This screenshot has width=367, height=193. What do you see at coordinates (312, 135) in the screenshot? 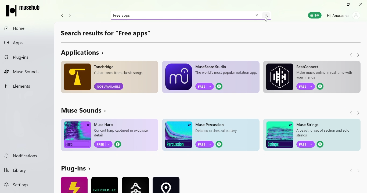
I see `Ad` at bounding box center [312, 135].